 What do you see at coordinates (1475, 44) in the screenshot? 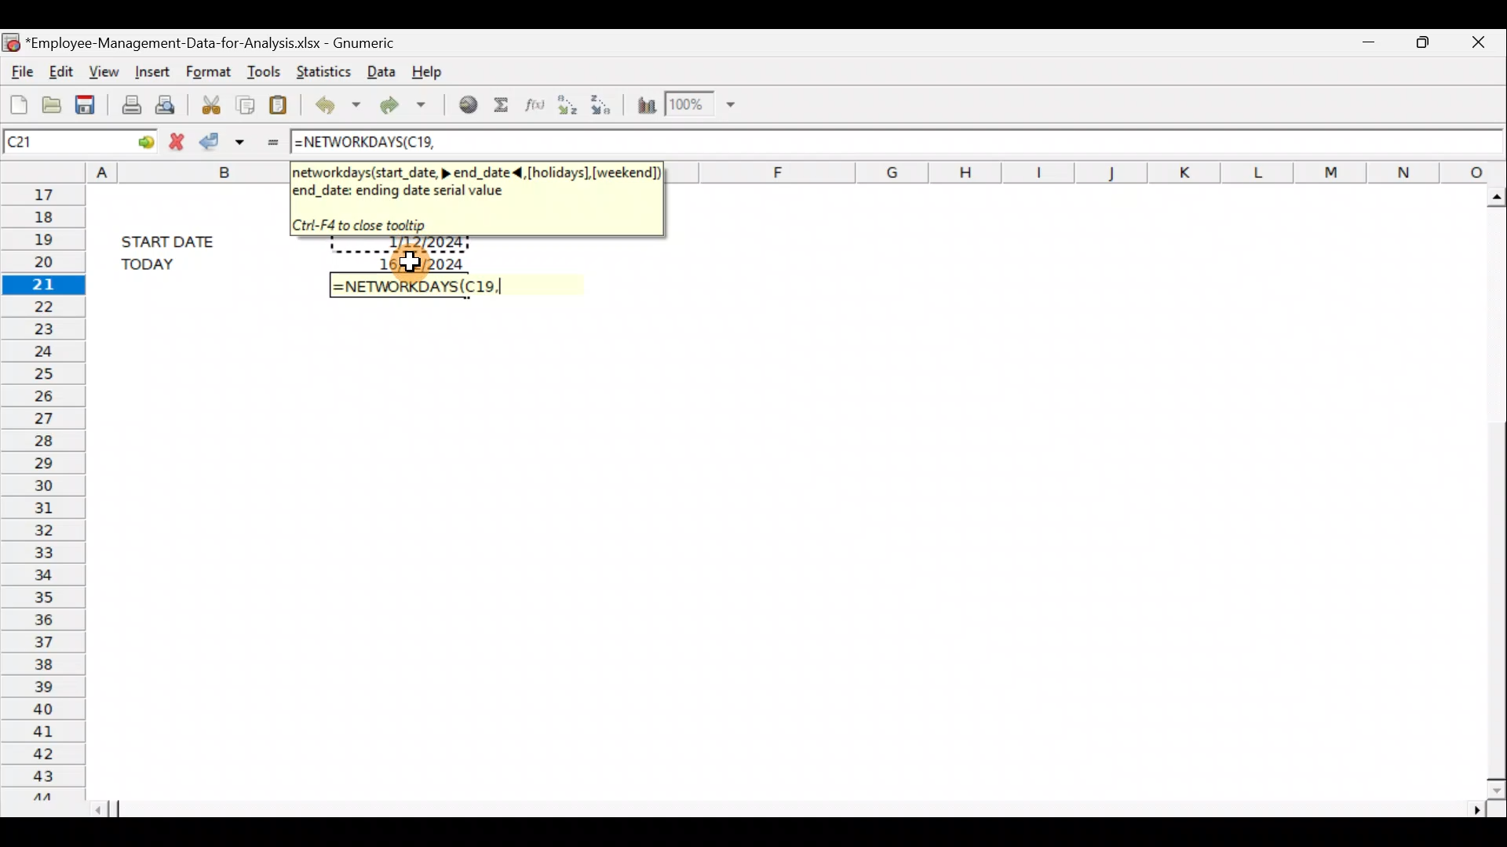
I see `Close` at bounding box center [1475, 44].